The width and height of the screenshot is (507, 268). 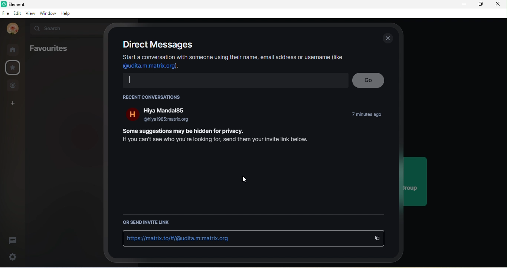 What do you see at coordinates (180, 238) in the screenshot?
I see `https://matrix.to/#/@udita.m:matrix.org` at bounding box center [180, 238].